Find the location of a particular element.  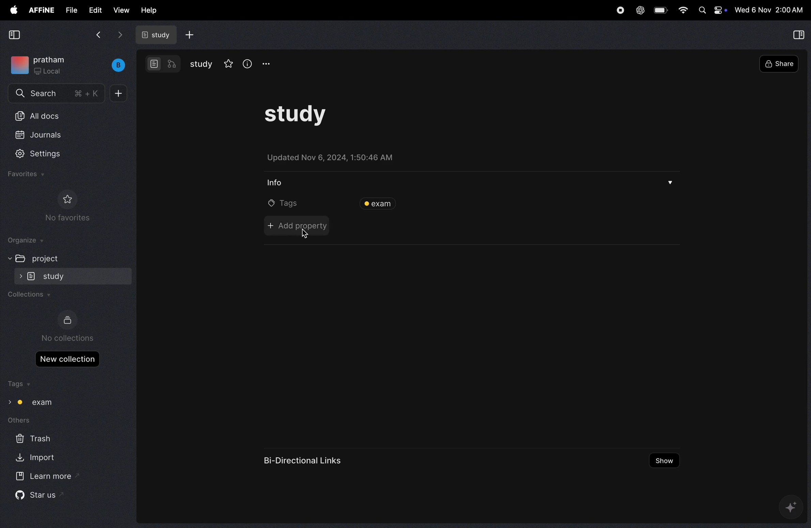

plus is located at coordinates (119, 93).